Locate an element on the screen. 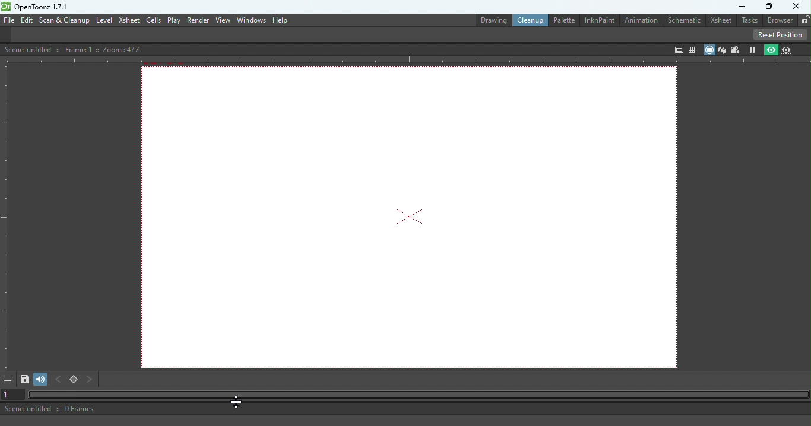  Browser is located at coordinates (778, 20).